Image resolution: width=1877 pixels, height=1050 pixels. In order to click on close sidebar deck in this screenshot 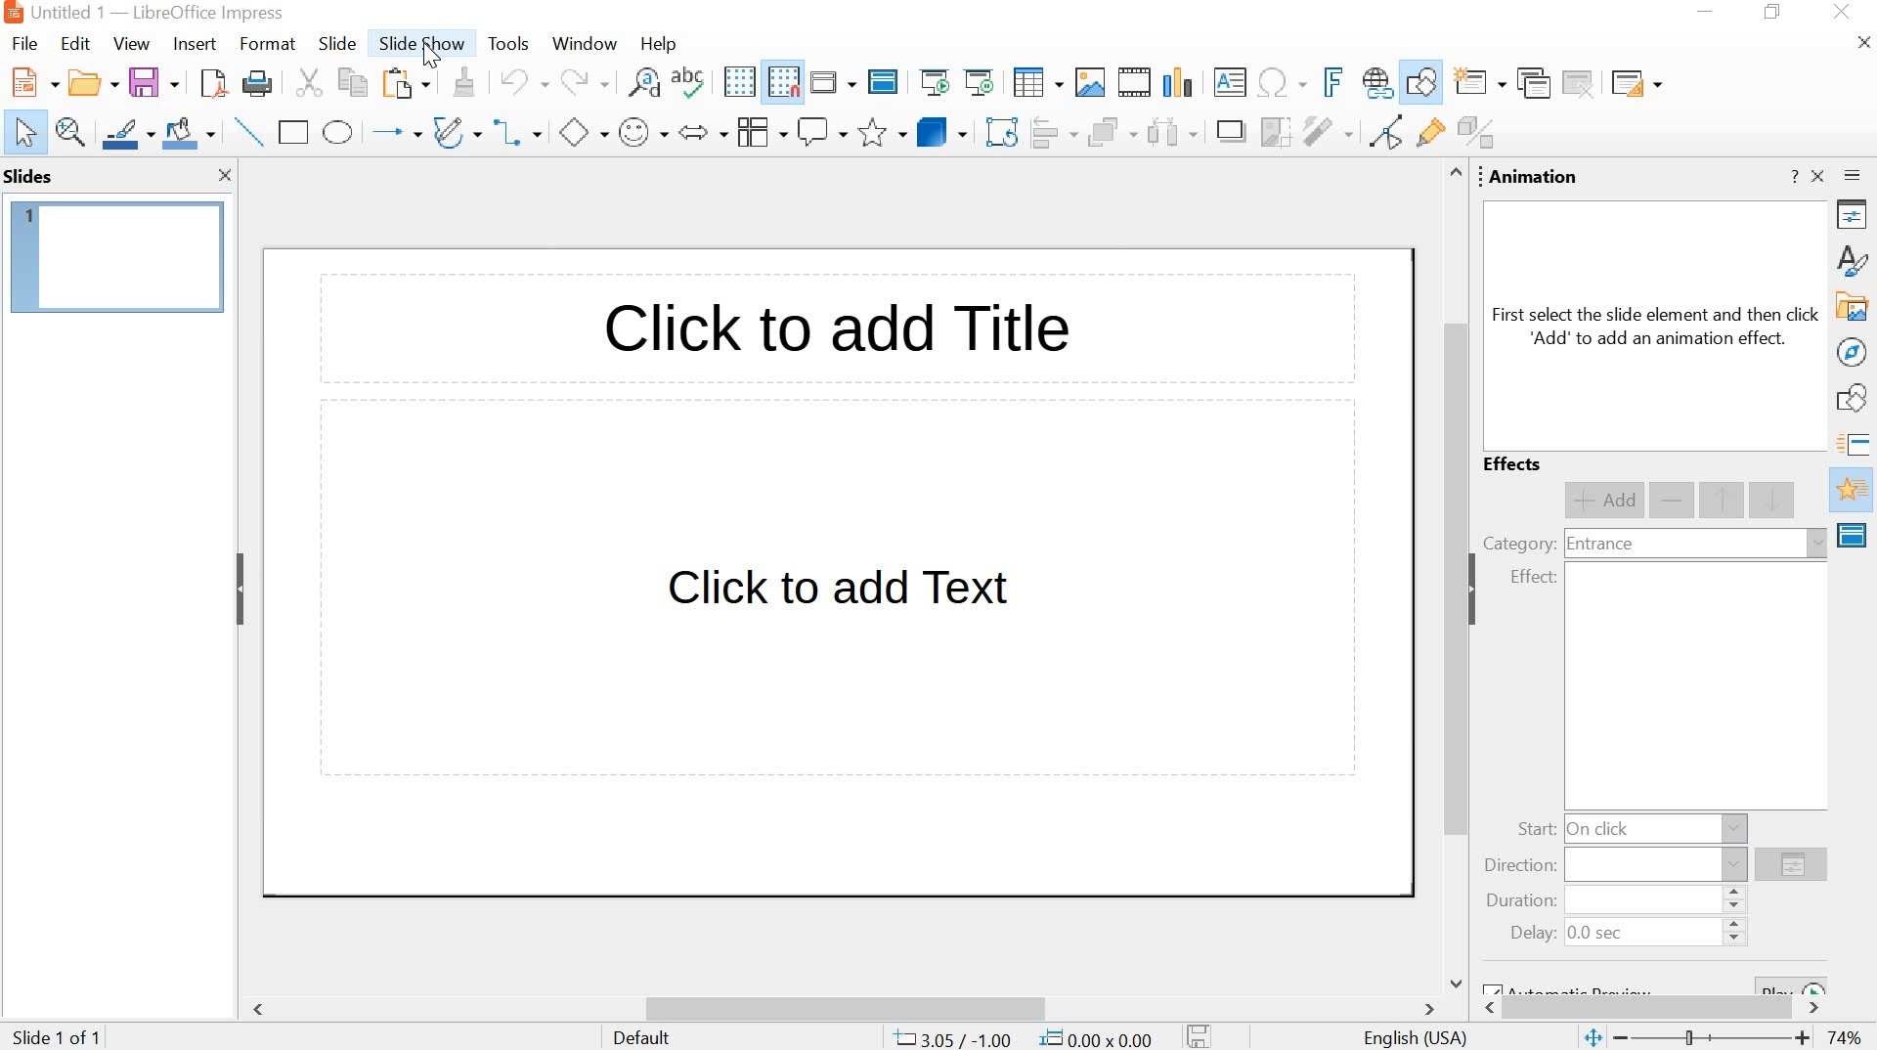, I will do `click(1819, 176)`.